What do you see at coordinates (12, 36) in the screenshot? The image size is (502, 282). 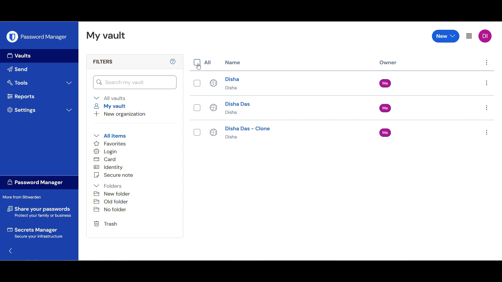 I see `Software logo` at bounding box center [12, 36].